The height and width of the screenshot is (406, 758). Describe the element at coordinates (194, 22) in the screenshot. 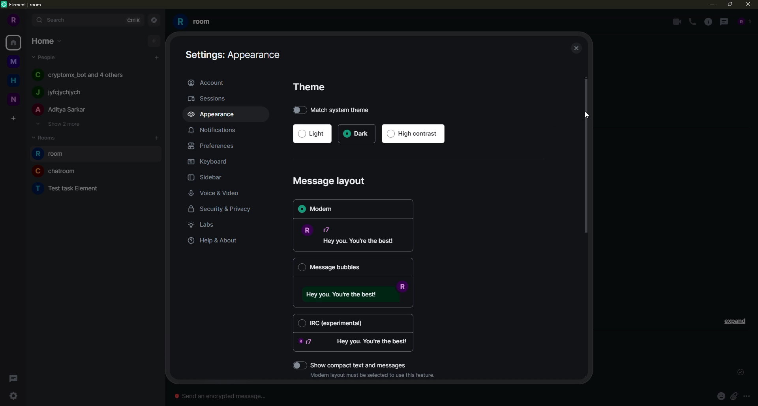

I see `room` at that location.